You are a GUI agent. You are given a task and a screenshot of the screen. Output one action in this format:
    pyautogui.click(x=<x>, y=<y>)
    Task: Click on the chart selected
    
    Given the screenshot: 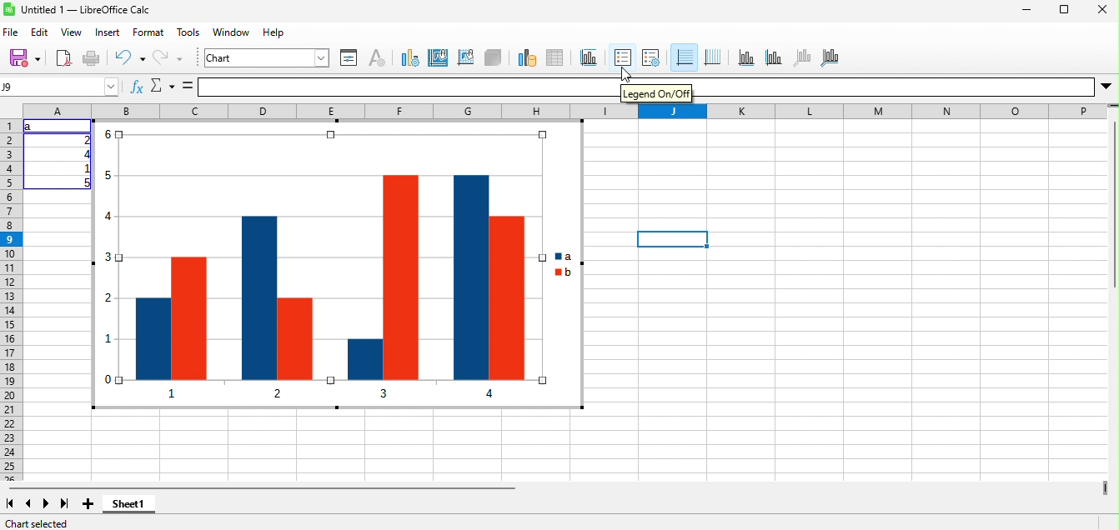 What is the action you would take?
    pyautogui.click(x=37, y=523)
    